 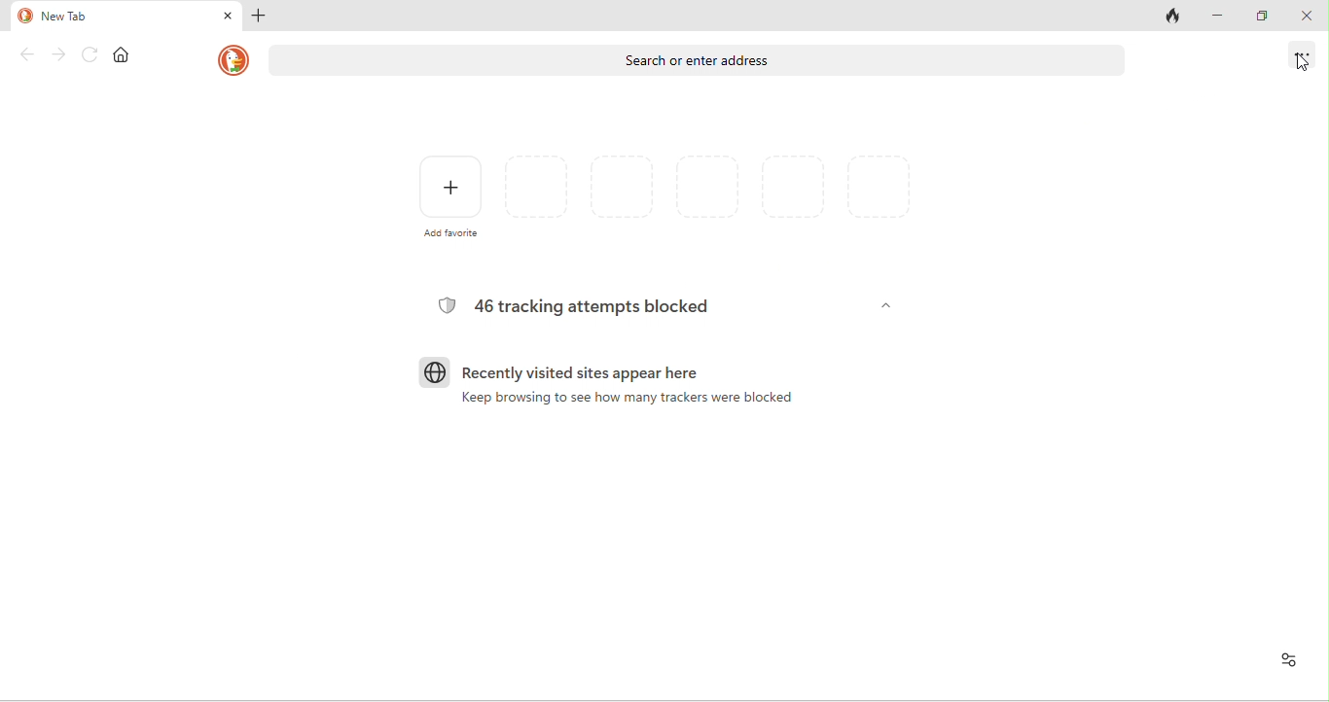 I want to click on close, so click(x=1309, y=19).